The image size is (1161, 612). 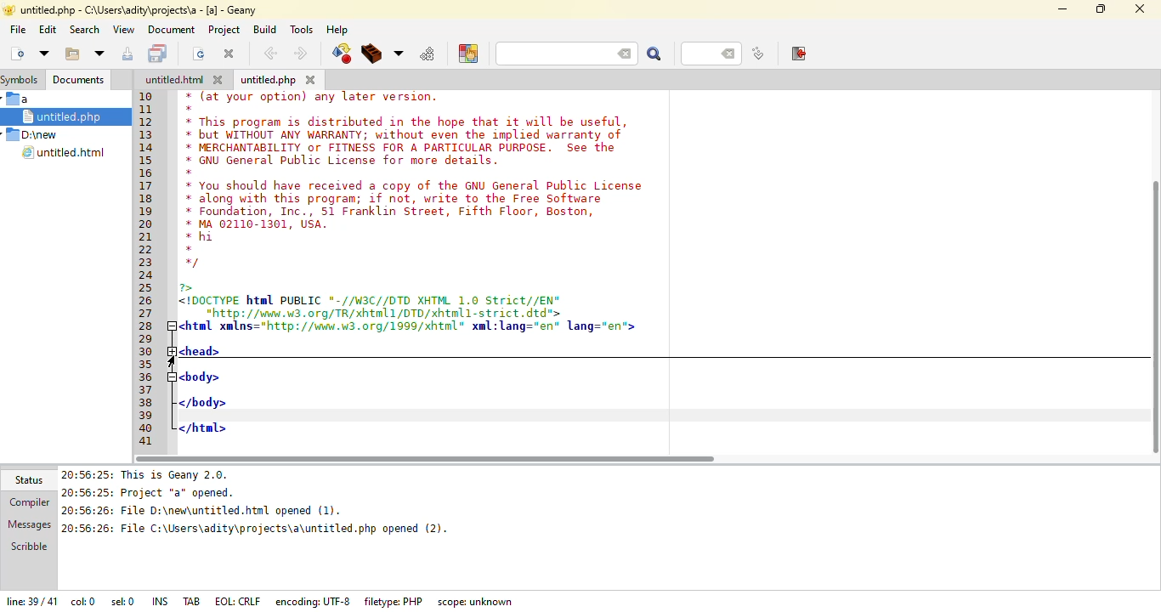 I want to click on exit, so click(x=800, y=54).